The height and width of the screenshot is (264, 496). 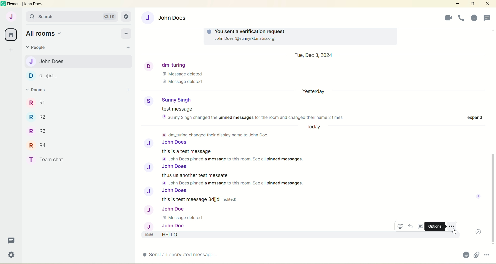 I want to click on send an encrypted message...., so click(x=183, y=257).